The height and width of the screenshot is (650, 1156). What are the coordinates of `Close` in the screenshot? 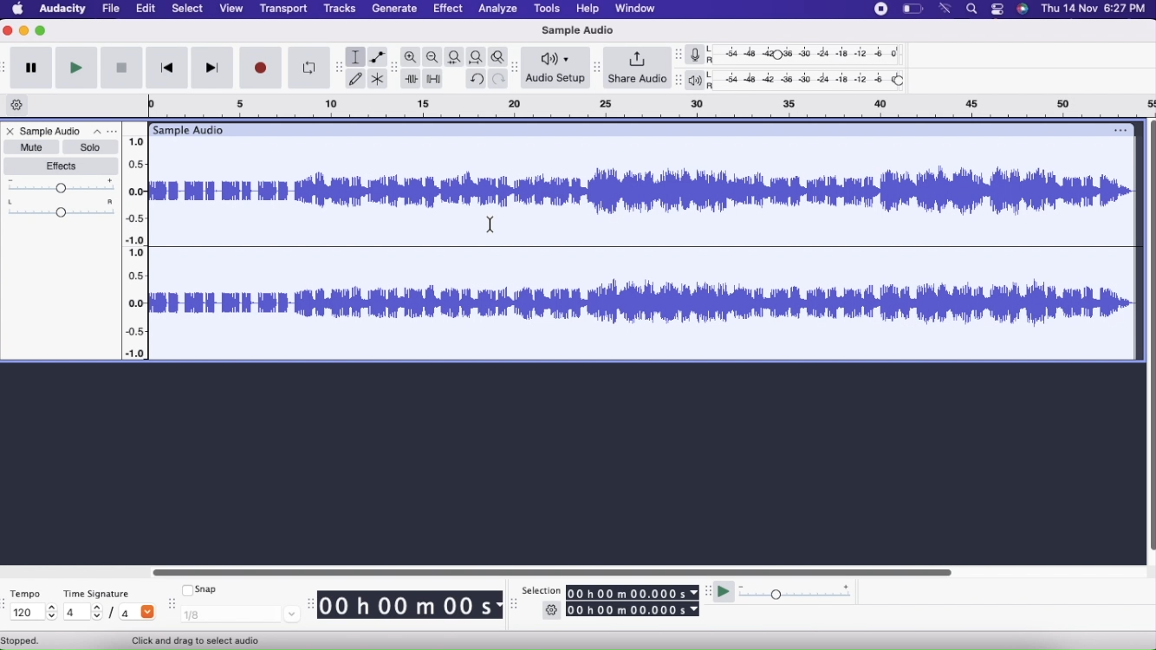 It's located at (9, 131).